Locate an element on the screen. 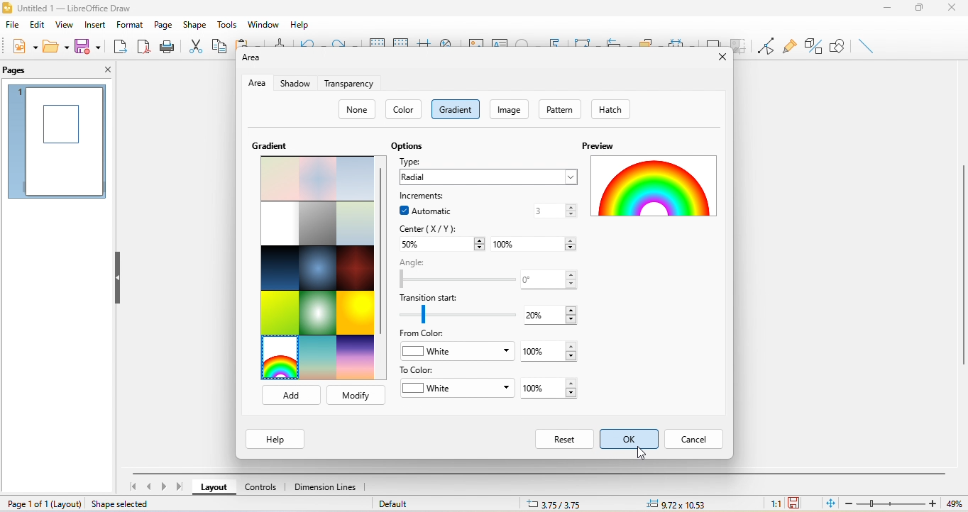 The image size is (968, 512). insert is located at coordinates (95, 26).